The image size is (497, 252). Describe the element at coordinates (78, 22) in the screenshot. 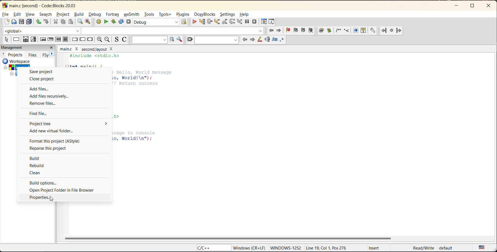

I see `find` at that location.